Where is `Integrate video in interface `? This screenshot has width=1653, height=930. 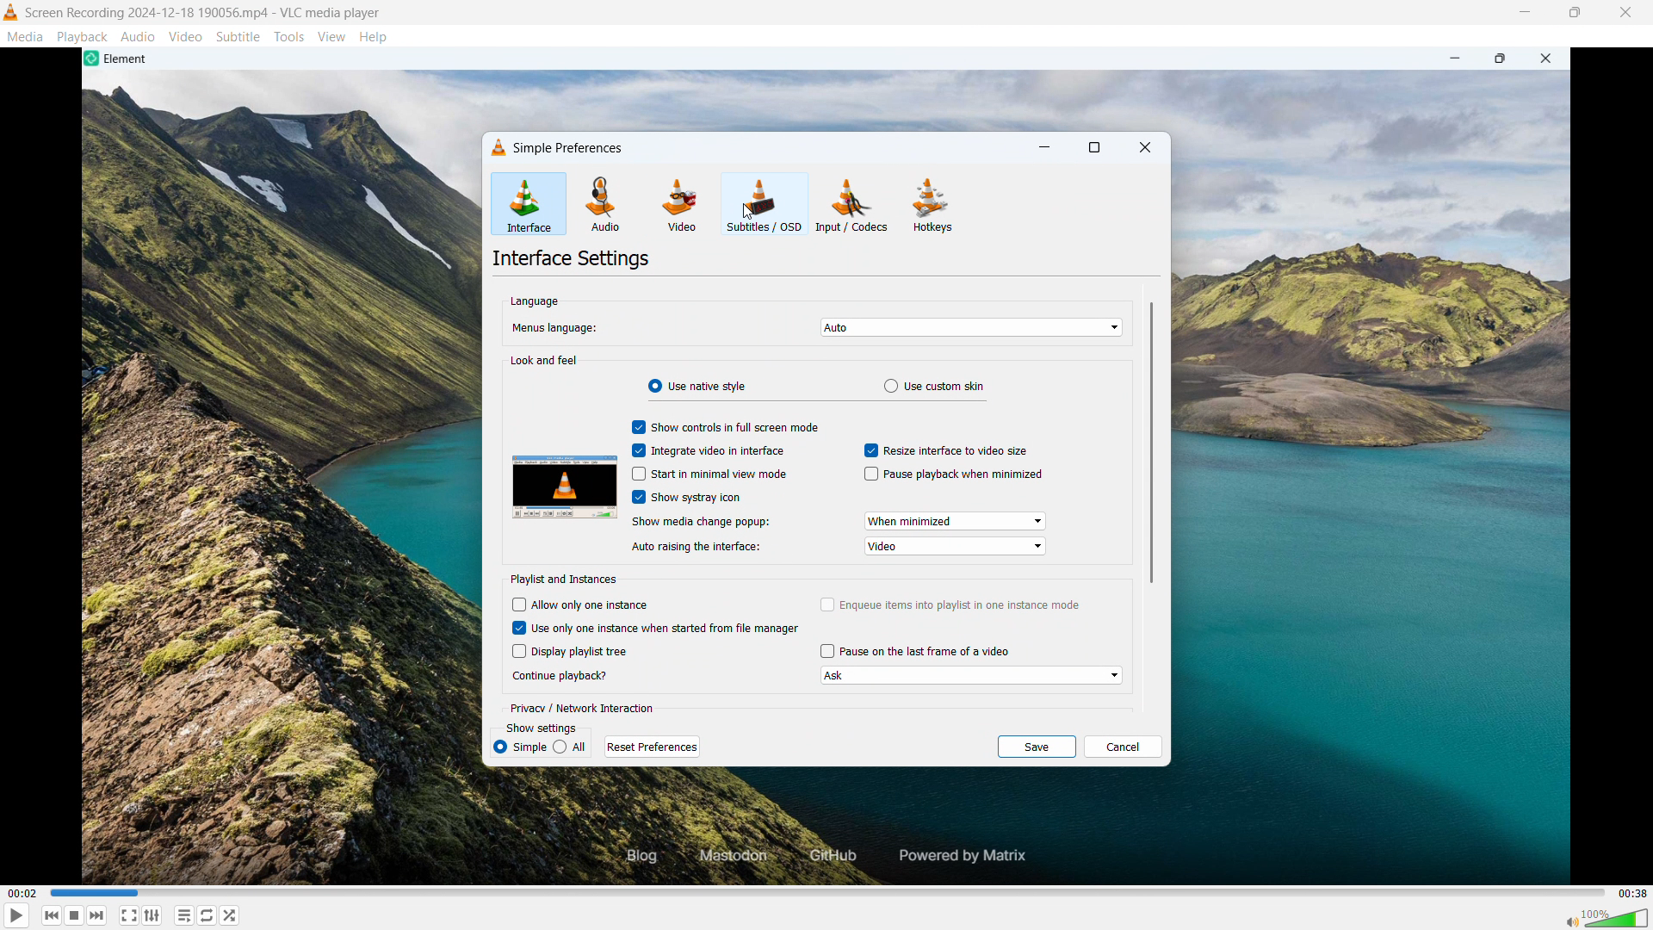 Integrate video in interface  is located at coordinates (726, 450).